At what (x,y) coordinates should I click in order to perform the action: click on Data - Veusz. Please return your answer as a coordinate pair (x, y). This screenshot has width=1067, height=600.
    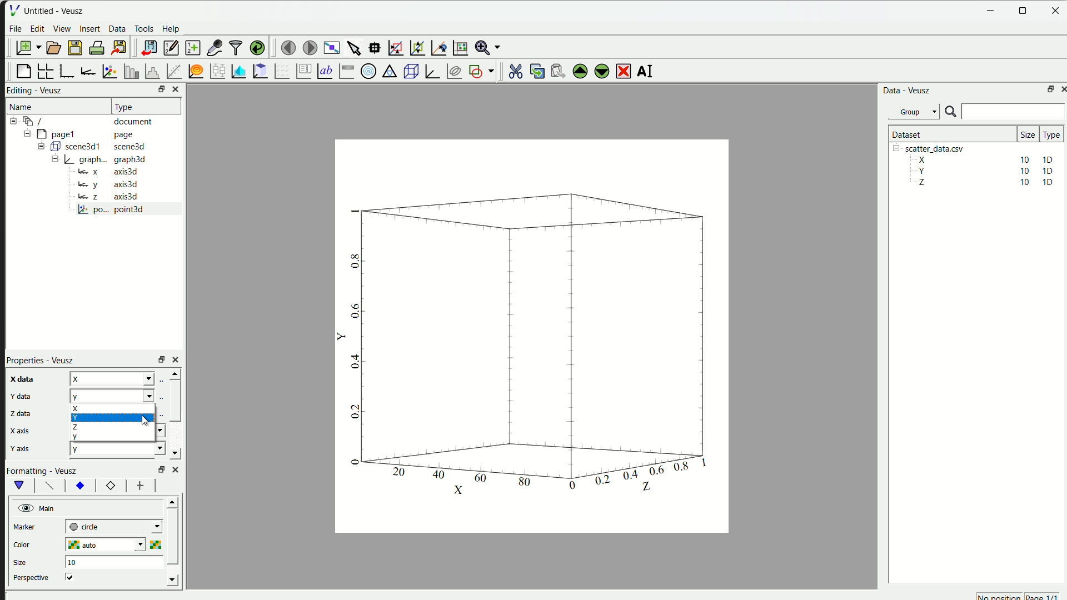
    Looking at the image, I should click on (905, 91).